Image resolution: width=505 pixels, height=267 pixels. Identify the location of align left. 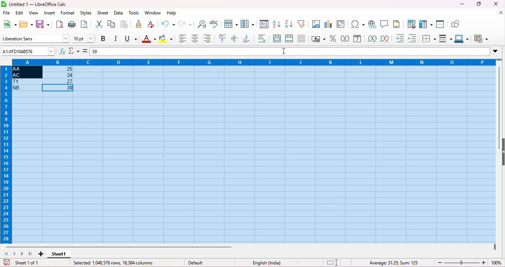
(183, 39).